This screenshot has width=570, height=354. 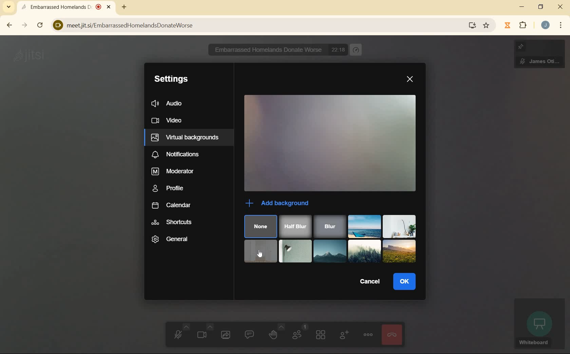 What do you see at coordinates (331, 143) in the screenshot?
I see `video preview` at bounding box center [331, 143].